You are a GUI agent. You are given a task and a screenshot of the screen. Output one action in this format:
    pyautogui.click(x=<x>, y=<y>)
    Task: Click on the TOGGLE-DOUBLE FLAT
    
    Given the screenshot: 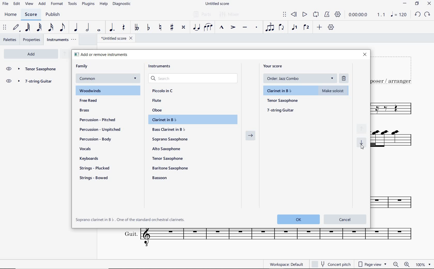 What is the action you would take?
    pyautogui.click(x=136, y=27)
    